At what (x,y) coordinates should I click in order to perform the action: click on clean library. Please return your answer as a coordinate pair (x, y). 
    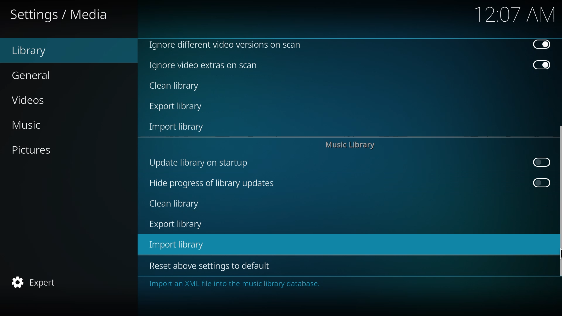
    Looking at the image, I should click on (175, 203).